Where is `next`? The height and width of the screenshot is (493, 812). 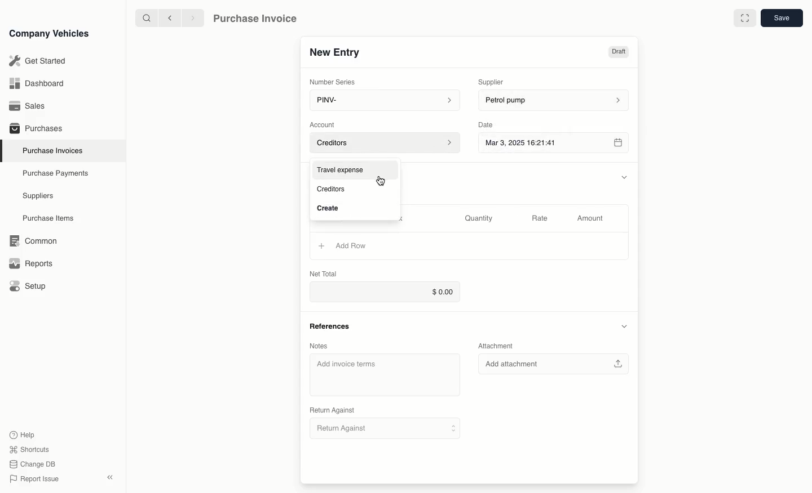 next is located at coordinates (193, 17).